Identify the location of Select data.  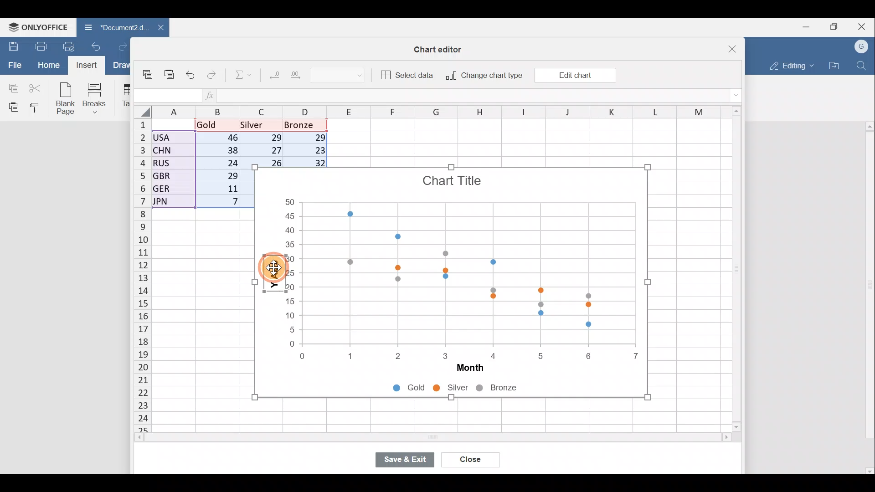
(408, 75).